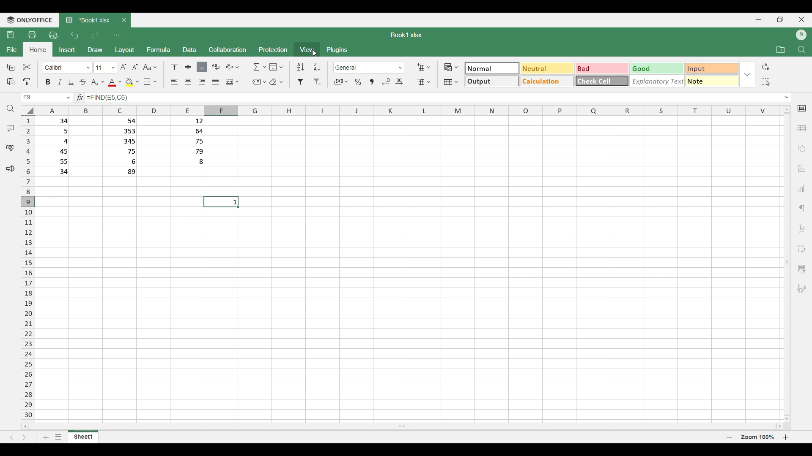 This screenshot has height=456, width=812. What do you see at coordinates (307, 49) in the screenshot?
I see `View menu, highlighted` at bounding box center [307, 49].